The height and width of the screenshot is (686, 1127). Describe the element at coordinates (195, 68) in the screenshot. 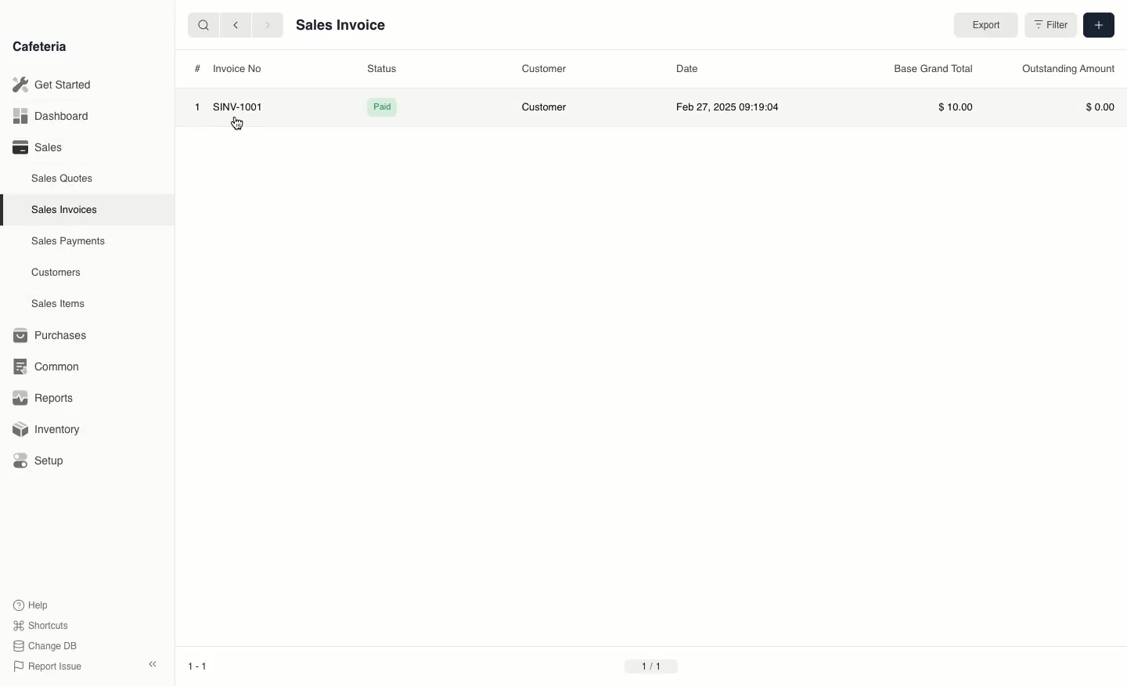

I see `#` at that location.